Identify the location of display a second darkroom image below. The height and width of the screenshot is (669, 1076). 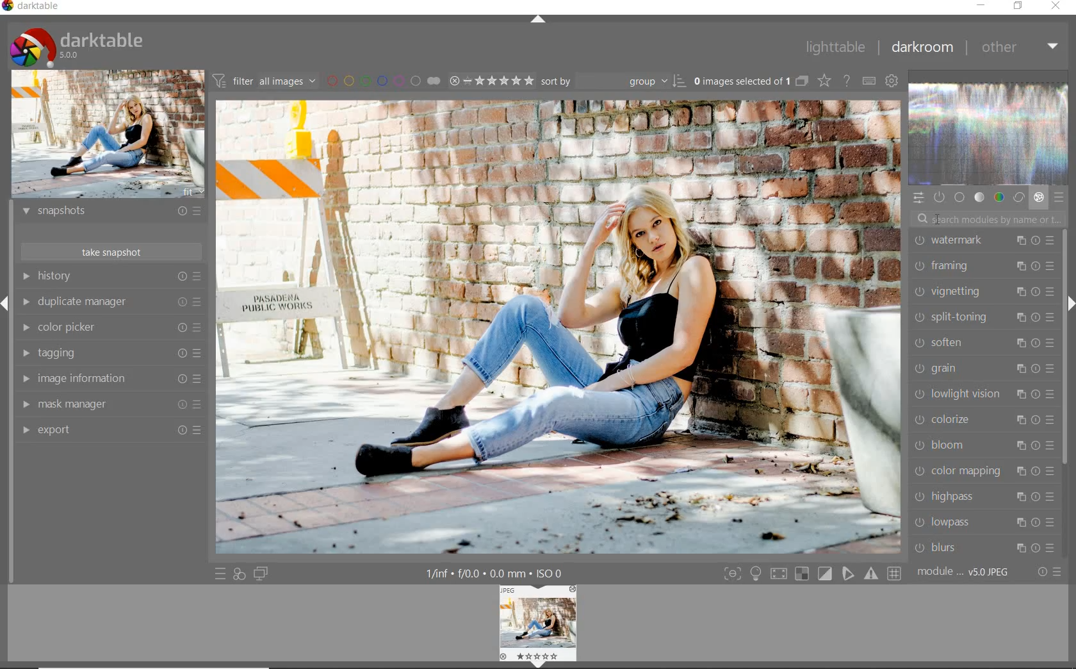
(263, 573).